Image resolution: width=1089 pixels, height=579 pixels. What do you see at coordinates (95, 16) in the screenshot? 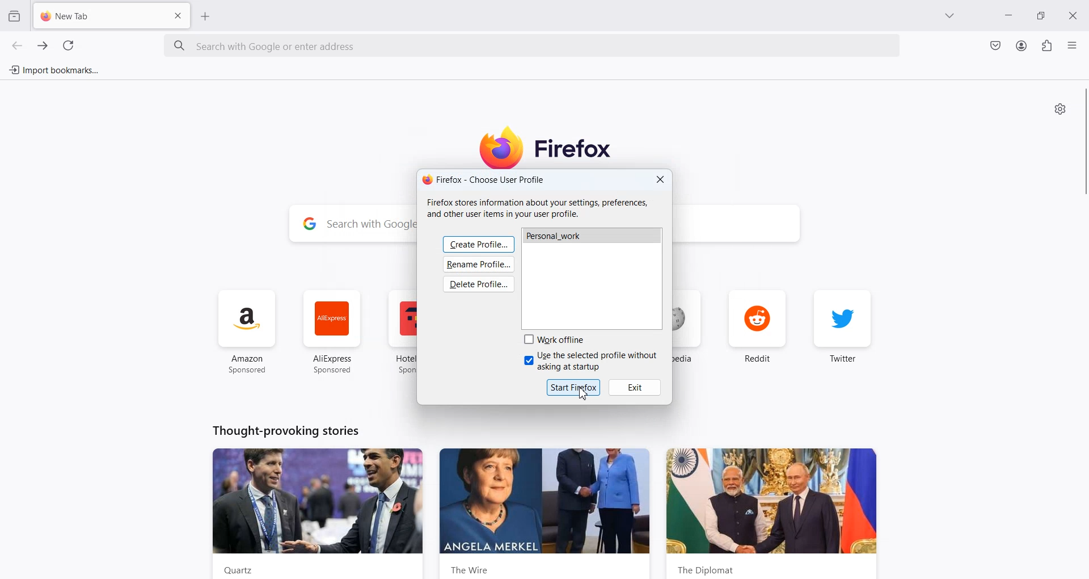
I see `New Tab` at bounding box center [95, 16].